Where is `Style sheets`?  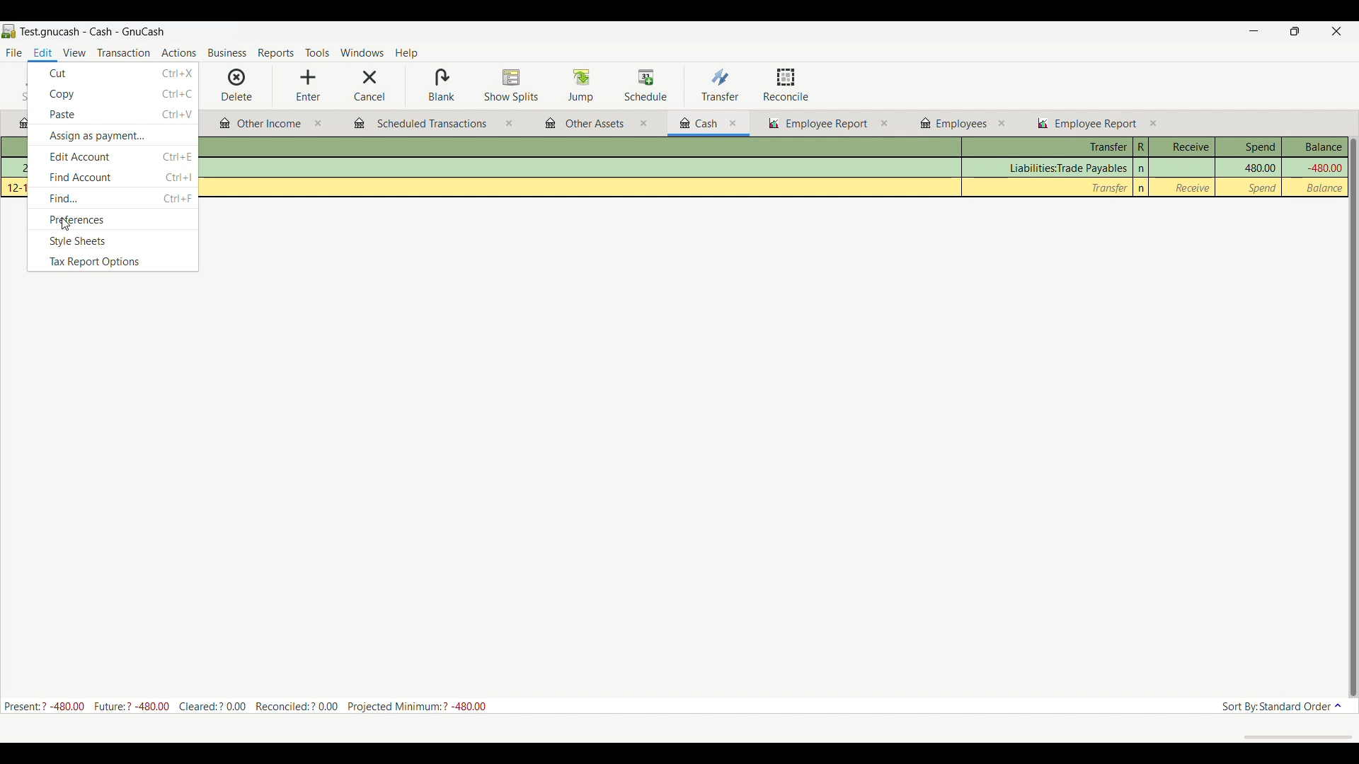
Style sheets is located at coordinates (112, 242).